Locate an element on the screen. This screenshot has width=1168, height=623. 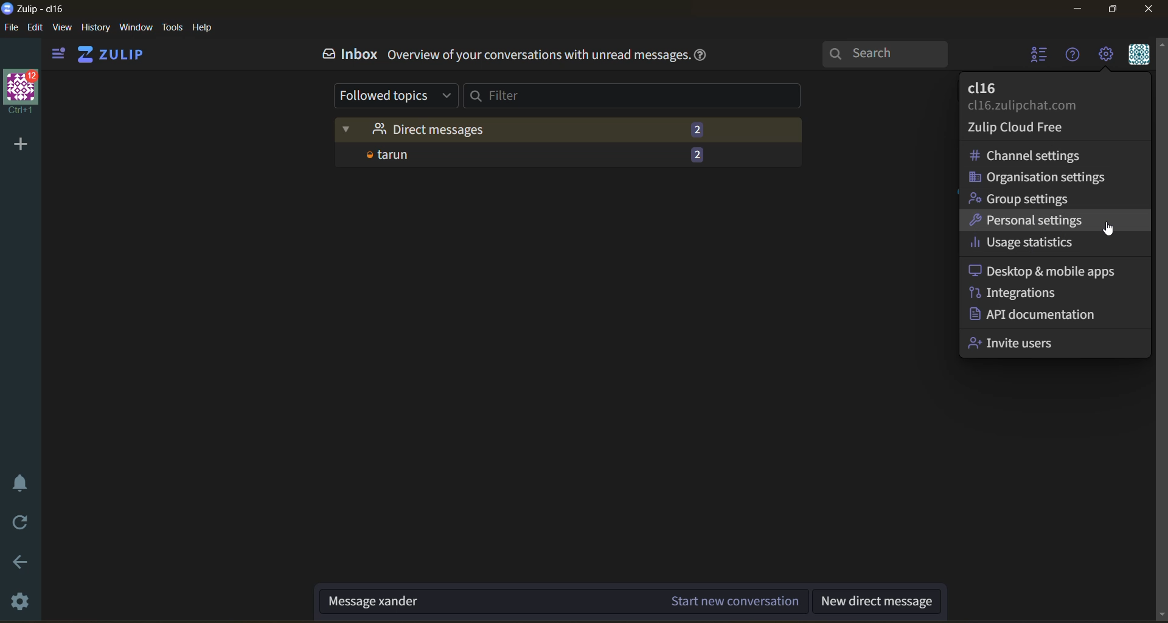
cursor is located at coordinates (1111, 231).